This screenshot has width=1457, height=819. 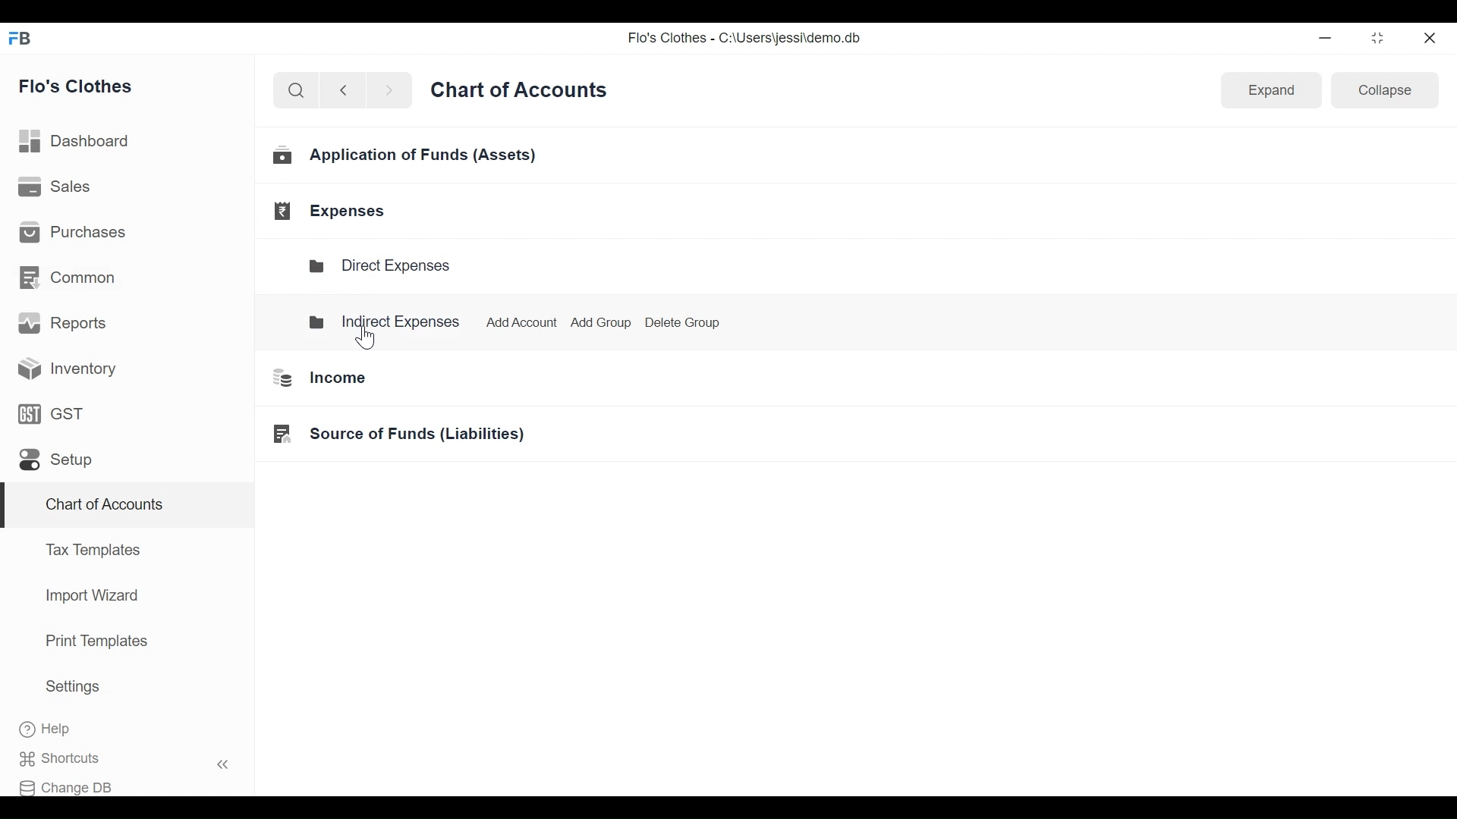 What do you see at coordinates (24, 42) in the screenshot?
I see `FB` at bounding box center [24, 42].